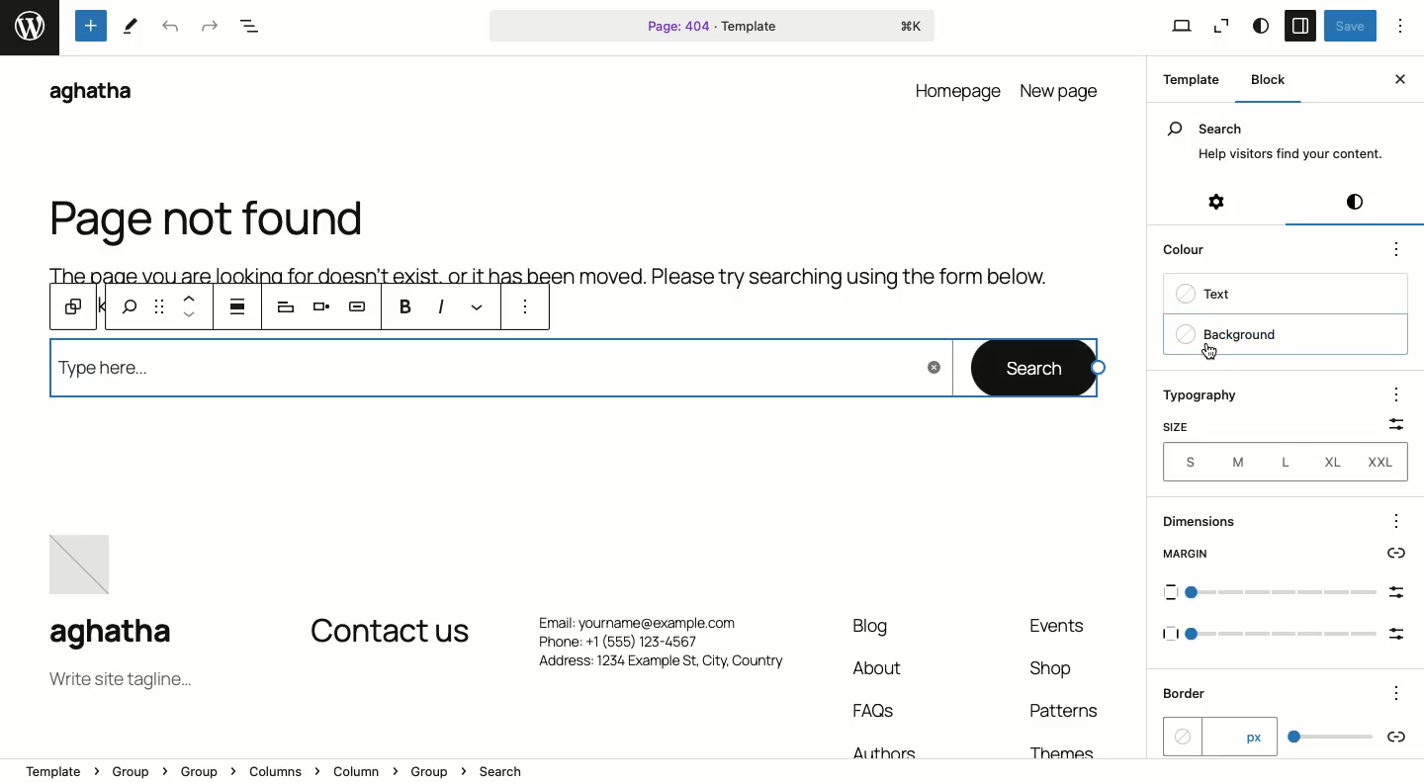 Image resolution: width=1424 pixels, height=783 pixels. What do you see at coordinates (390, 633) in the screenshot?
I see `Contact us` at bounding box center [390, 633].